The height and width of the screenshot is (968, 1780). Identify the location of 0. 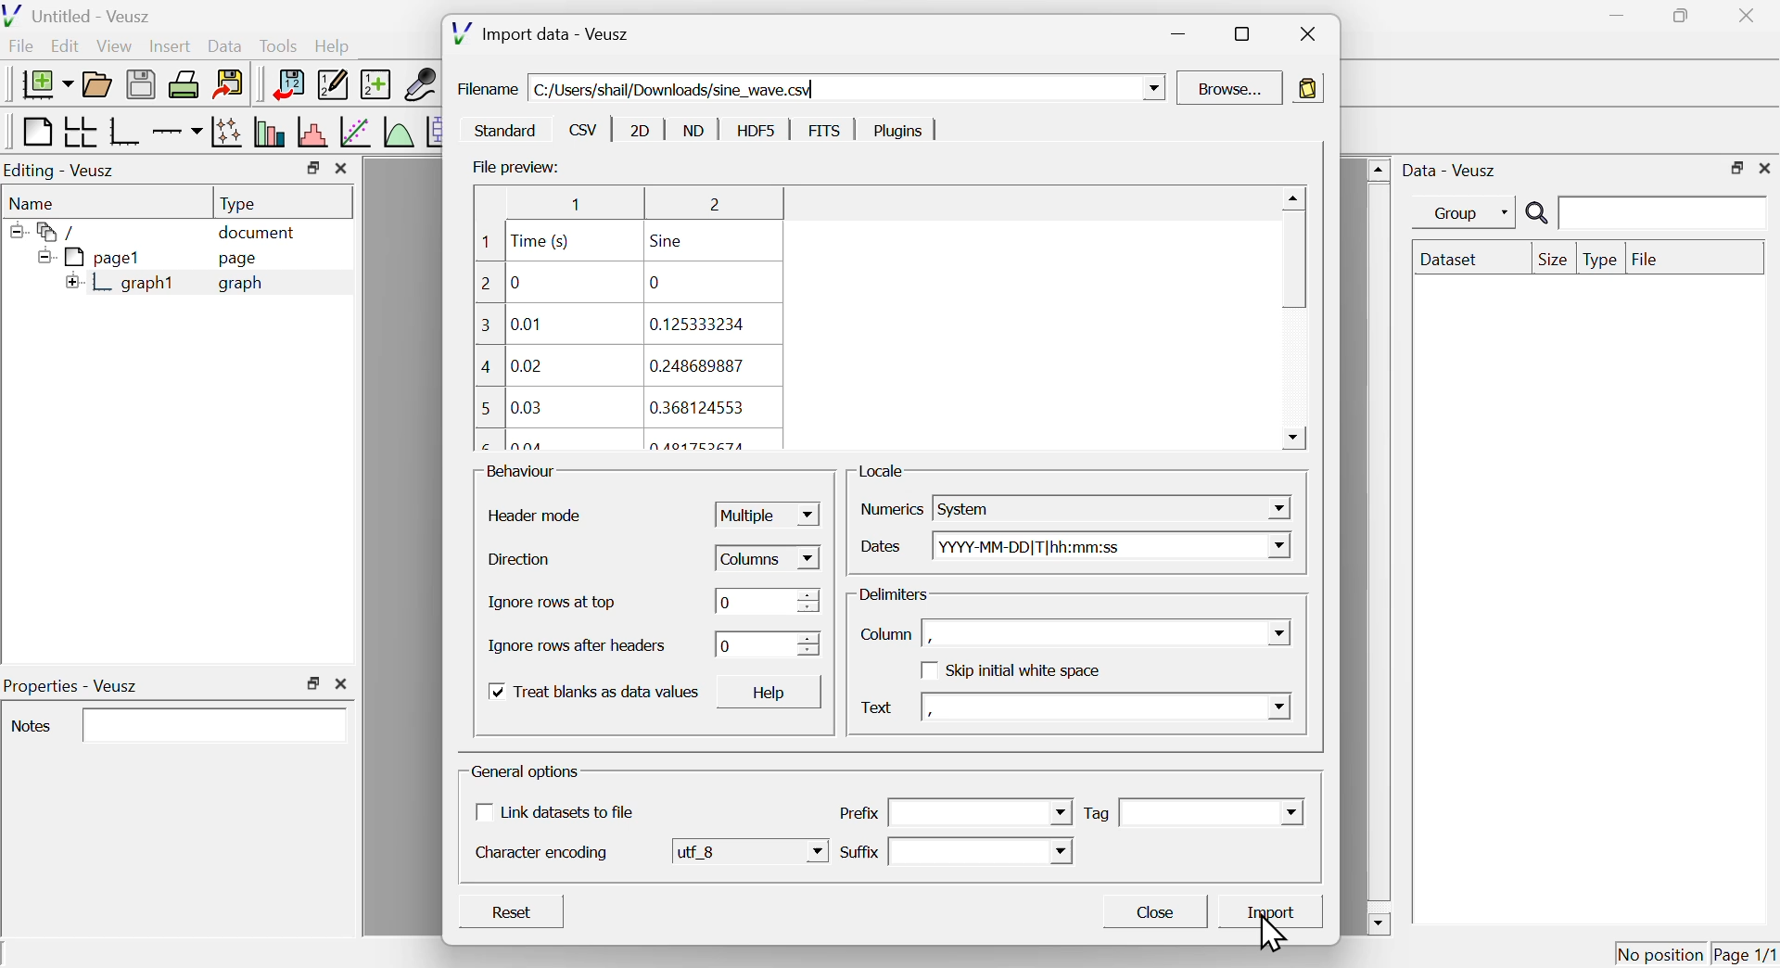
(515, 281).